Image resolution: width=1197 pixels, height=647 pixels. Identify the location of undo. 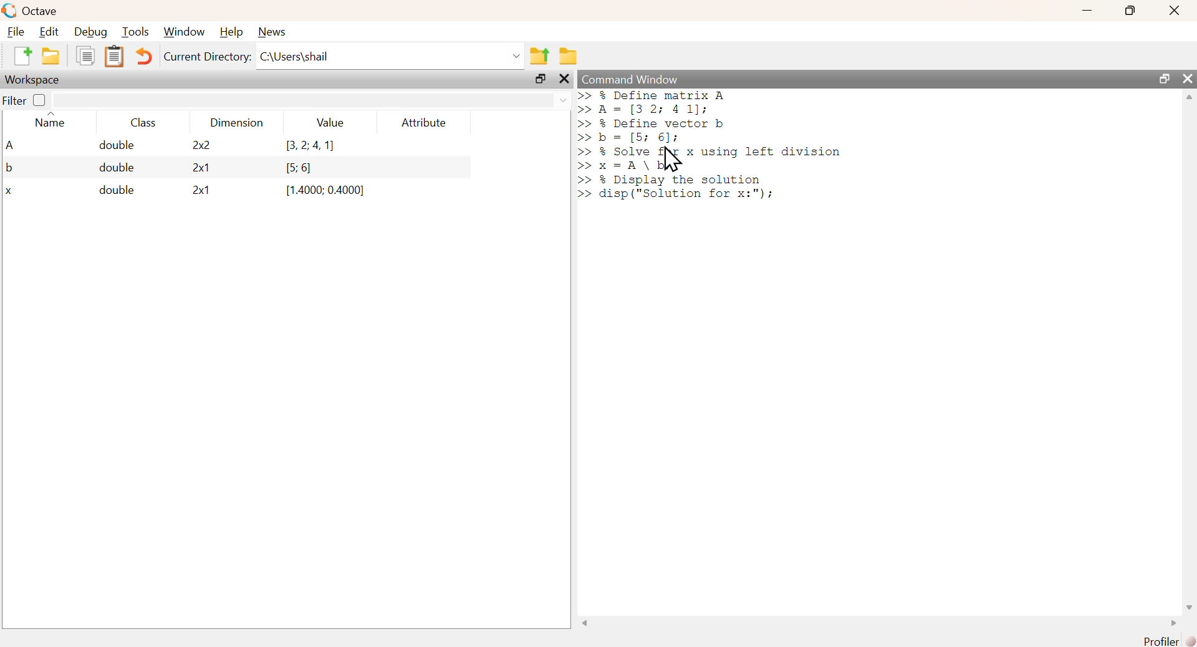
(145, 56).